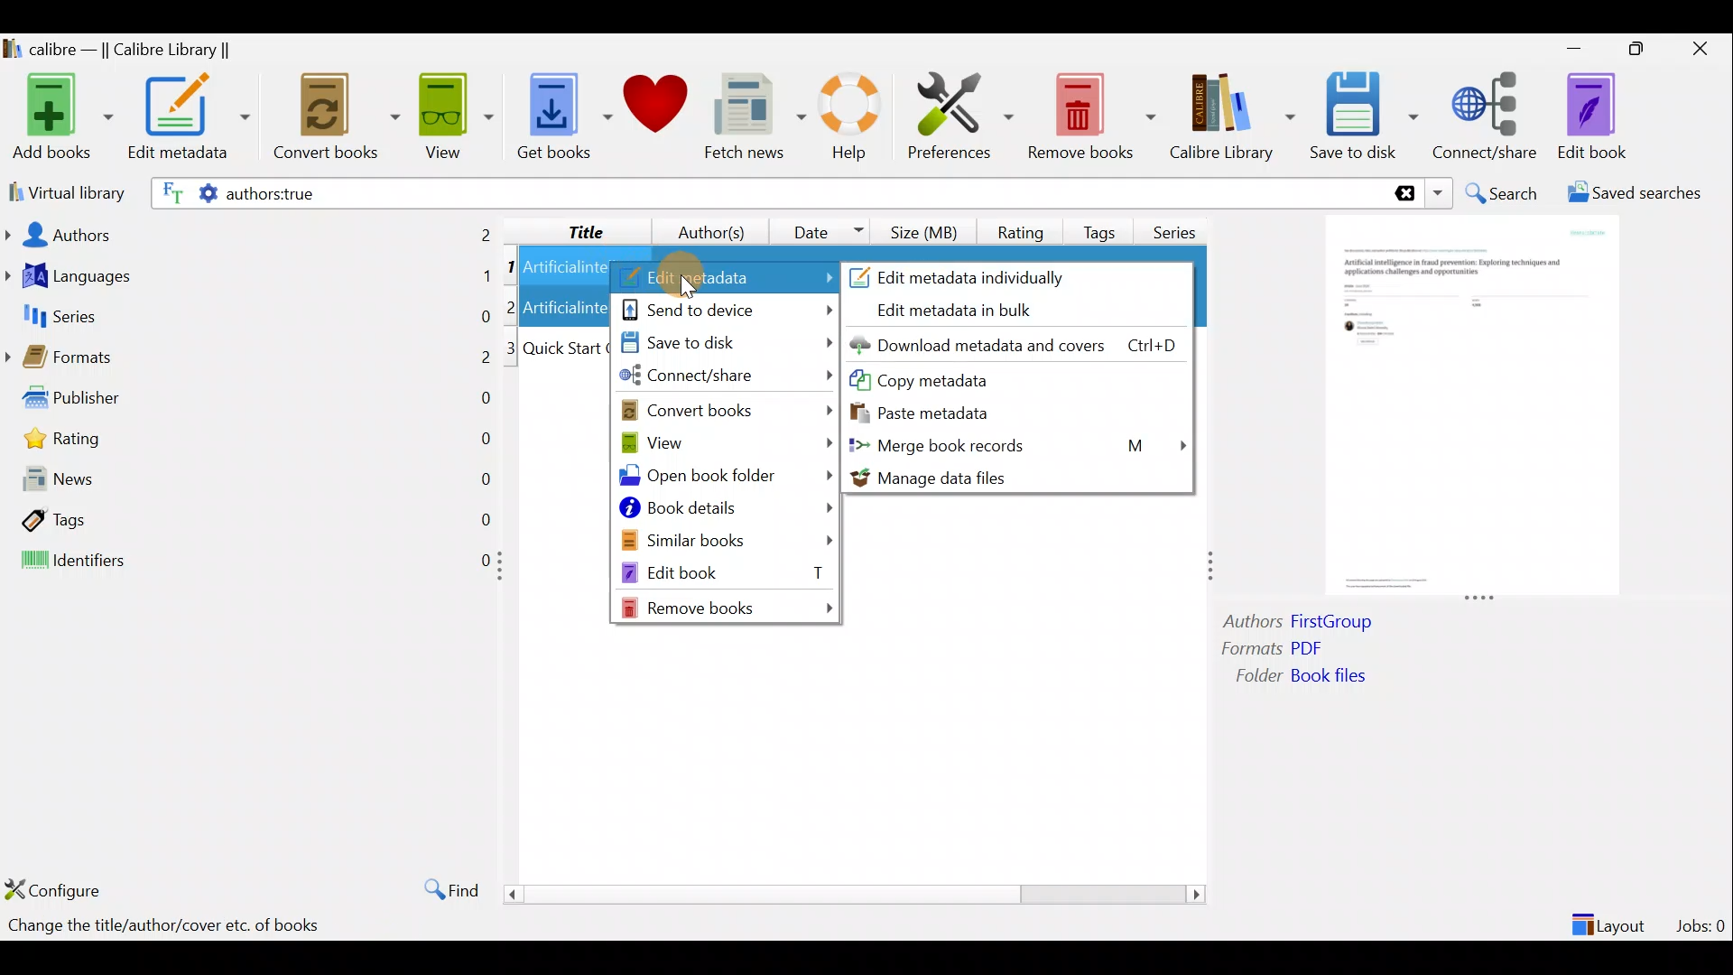 This screenshot has width=1733, height=975. I want to click on Preview, so click(1467, 408).